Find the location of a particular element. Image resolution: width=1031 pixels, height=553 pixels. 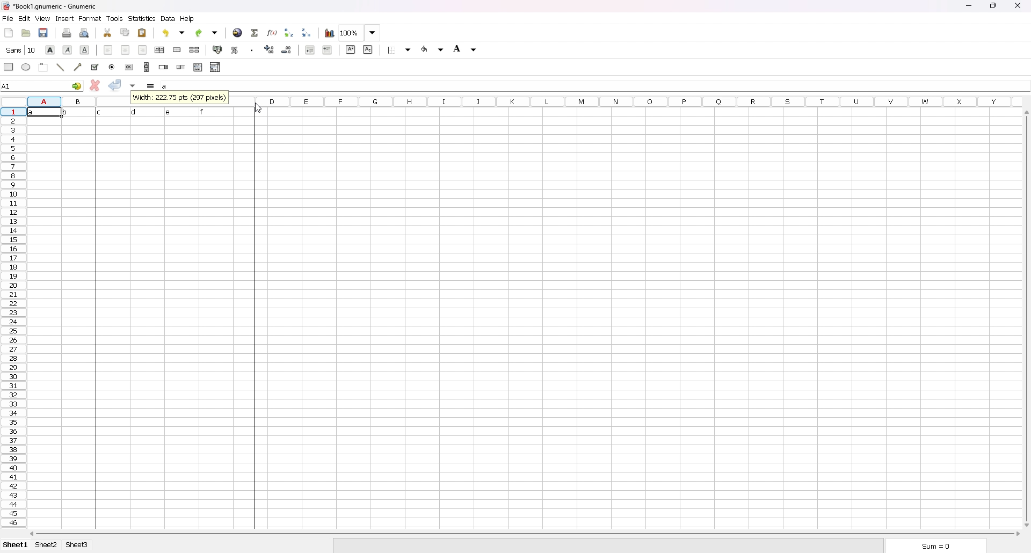

border is located at coordinates (400, 49).